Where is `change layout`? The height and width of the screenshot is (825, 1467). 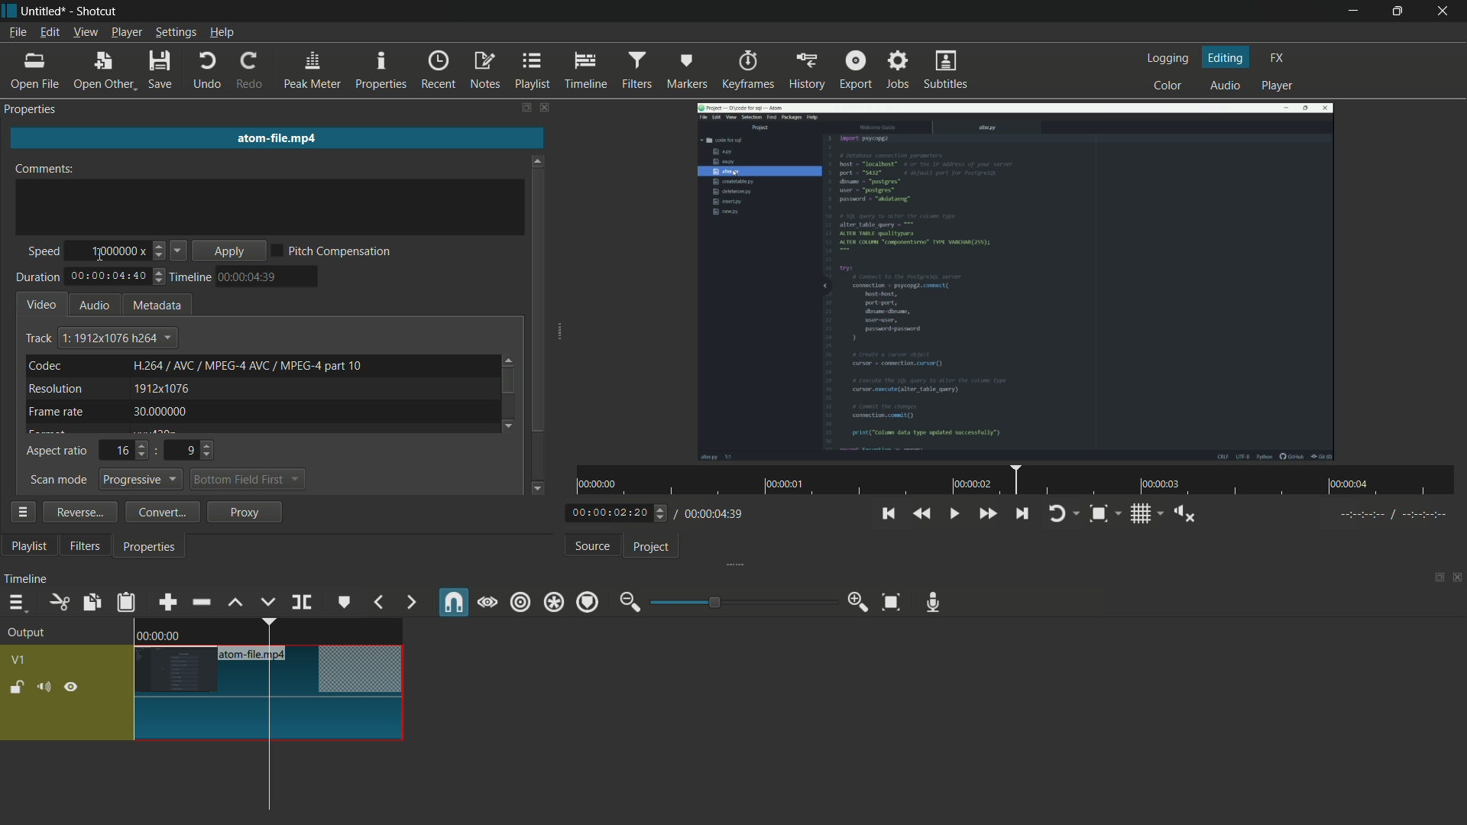 change layout is located at coordinates (525, 108).